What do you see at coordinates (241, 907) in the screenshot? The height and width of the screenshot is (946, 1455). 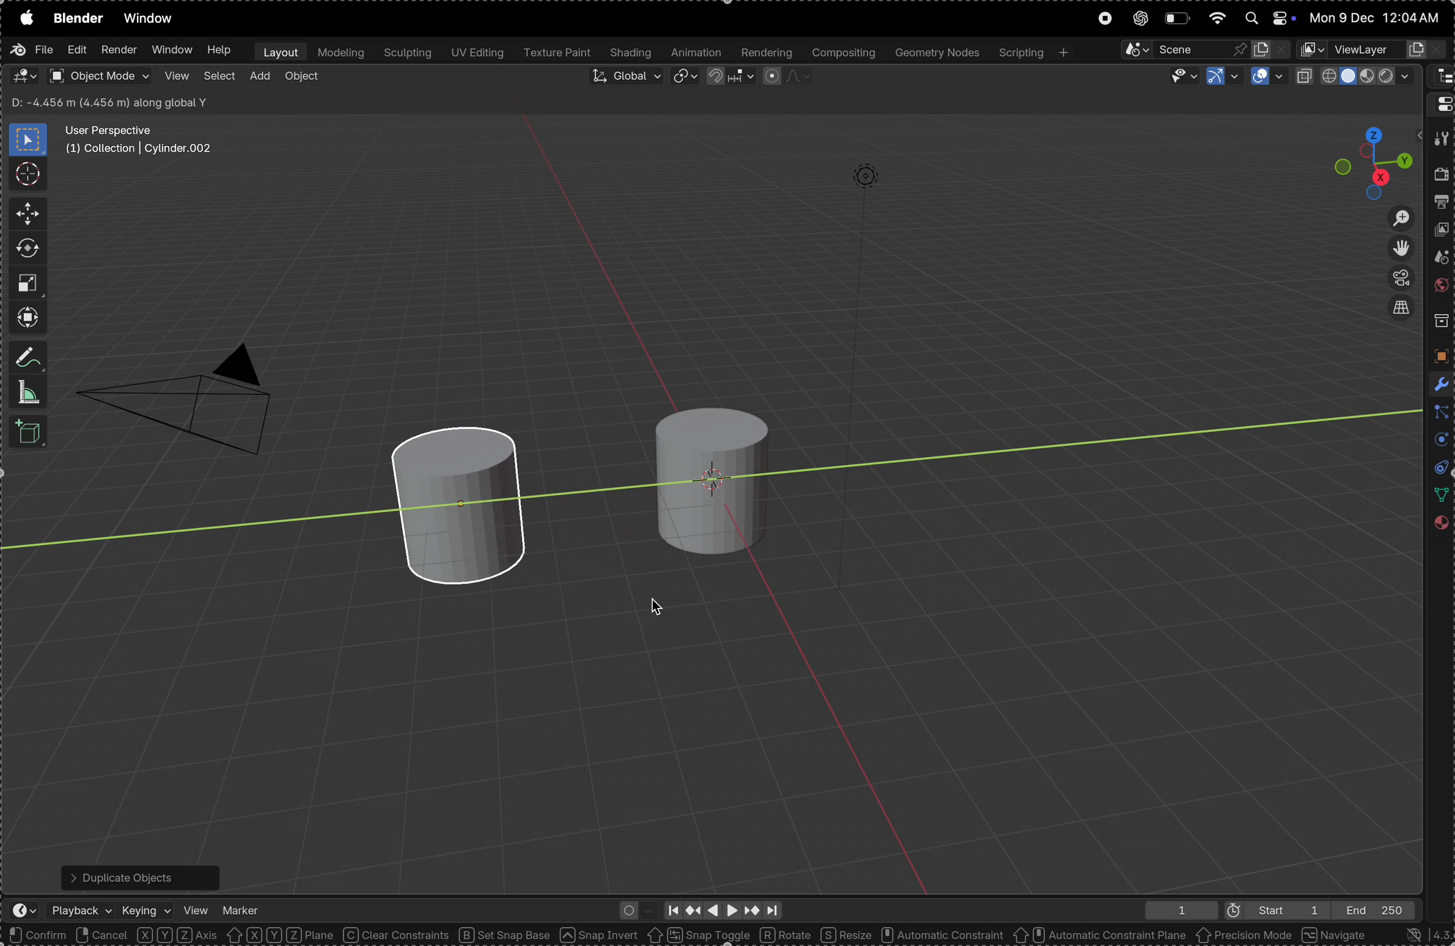 I see `marker` at bounding box center [241, 907].